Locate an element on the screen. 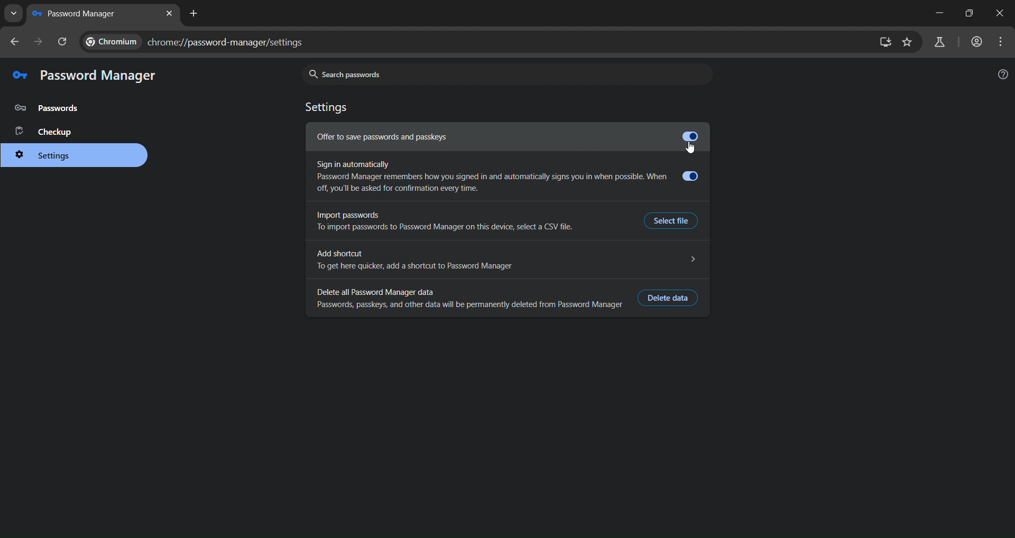 The image size is (1015, 538). search passwords is located at coordinates (503, 74).